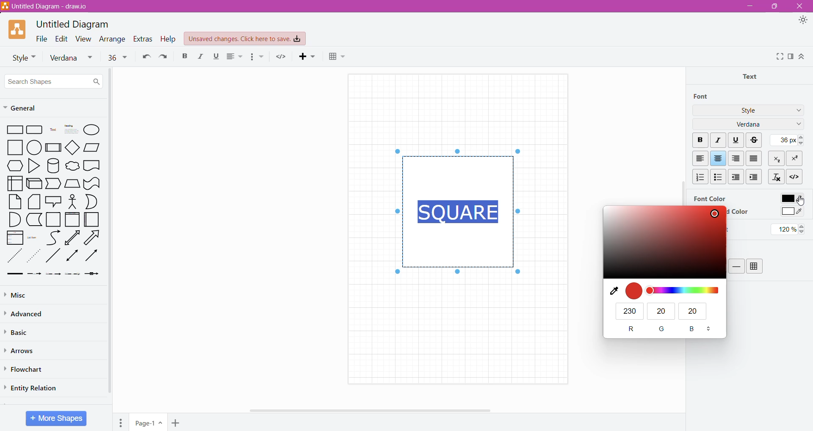 This screenshot has height=431, width=813. I want to click on Font Color, so click(791, 197).